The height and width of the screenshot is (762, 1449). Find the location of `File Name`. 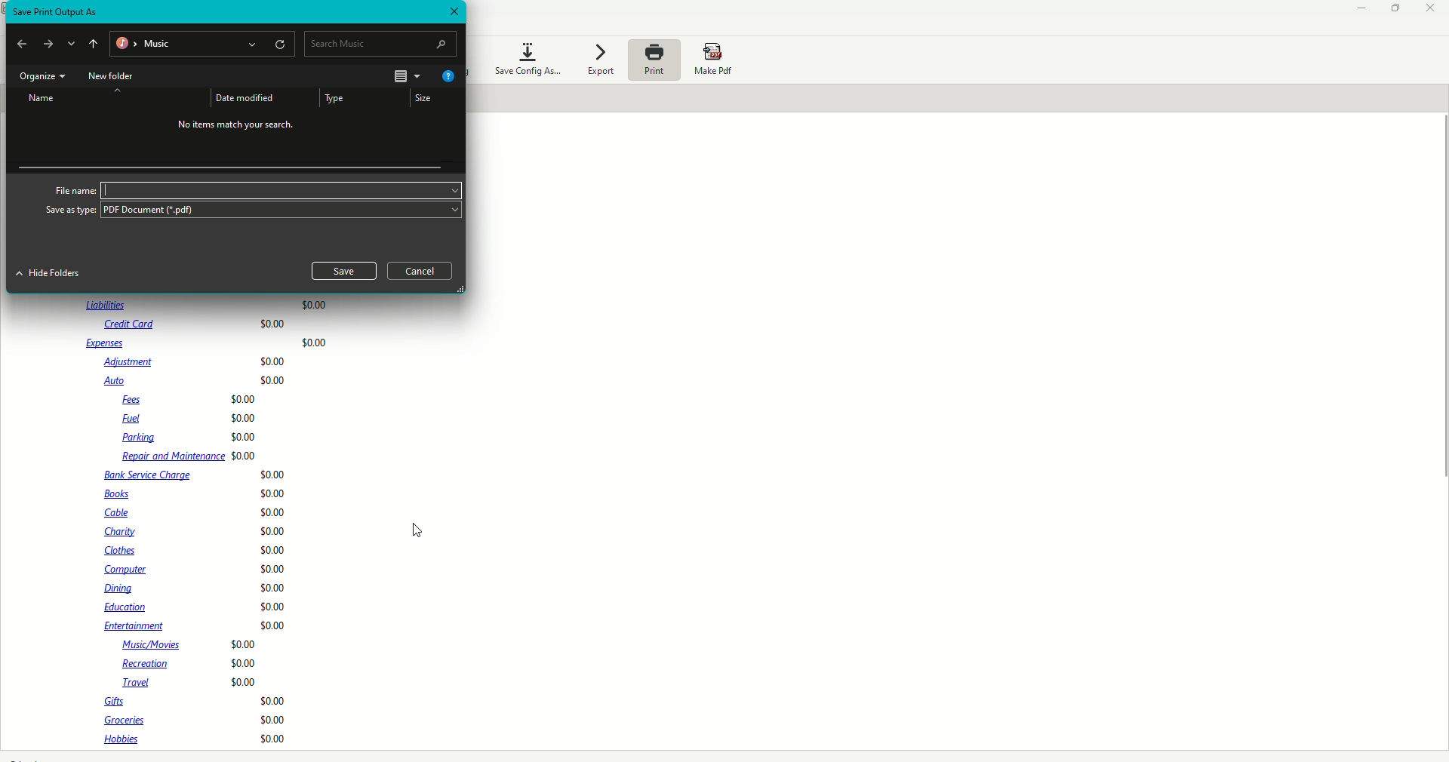

File Name is located at coordinates (72, 189).